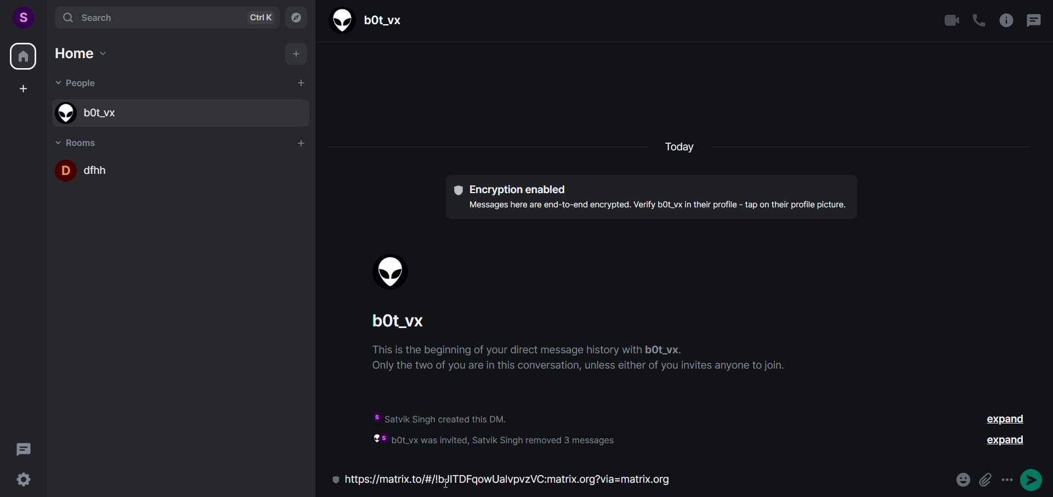 The width and height of the screenshot is (1053, 497). Describe the element at coordinates (177, 112) in the screenshot. I see `people name` at that location.